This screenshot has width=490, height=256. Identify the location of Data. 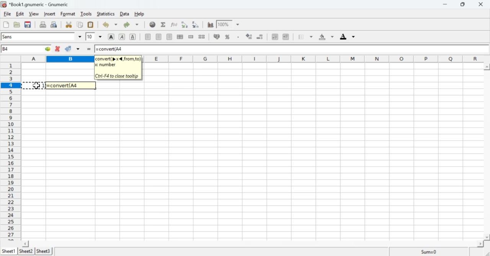
(125, 14).